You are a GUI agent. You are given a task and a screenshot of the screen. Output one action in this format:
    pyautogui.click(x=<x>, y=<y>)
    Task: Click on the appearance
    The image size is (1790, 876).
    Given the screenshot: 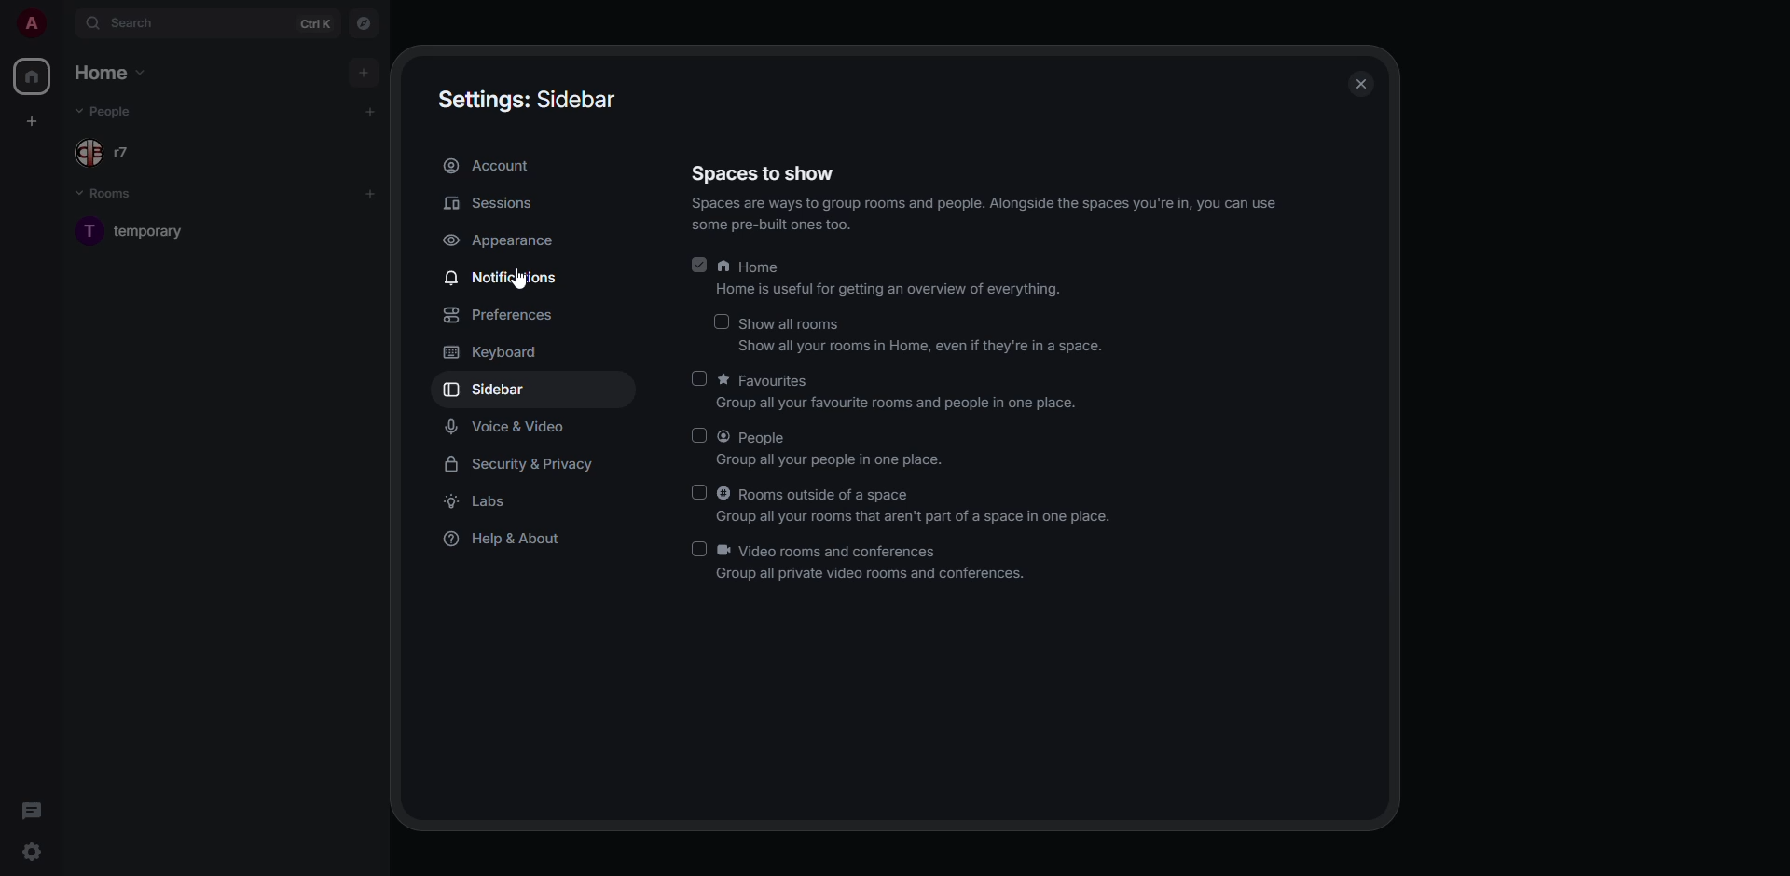 What is the action you would take?
    pyautogui.click(x=504, y=240)
    